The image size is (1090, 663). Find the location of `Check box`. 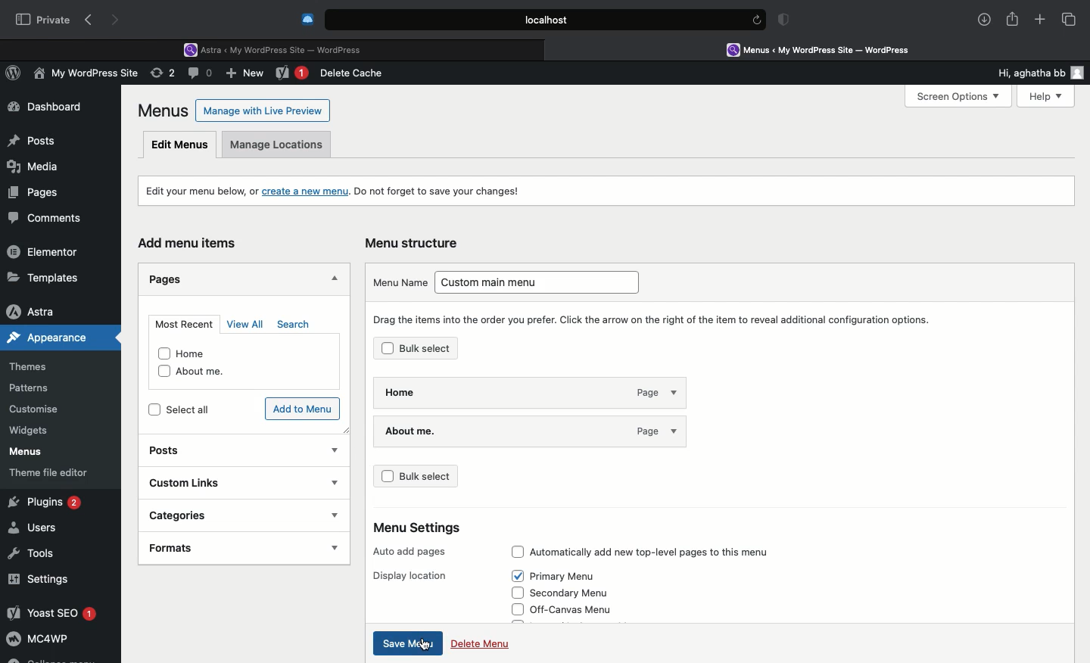

Check box is located at coordinates (517, 609).